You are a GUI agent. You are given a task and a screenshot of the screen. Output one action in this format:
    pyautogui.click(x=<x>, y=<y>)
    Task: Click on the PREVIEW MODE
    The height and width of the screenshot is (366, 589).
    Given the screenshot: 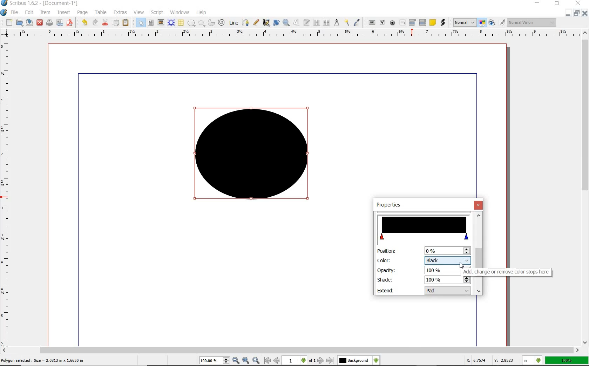 What is the action you would take?
    pyautogui.click(x=491, y=23)
    